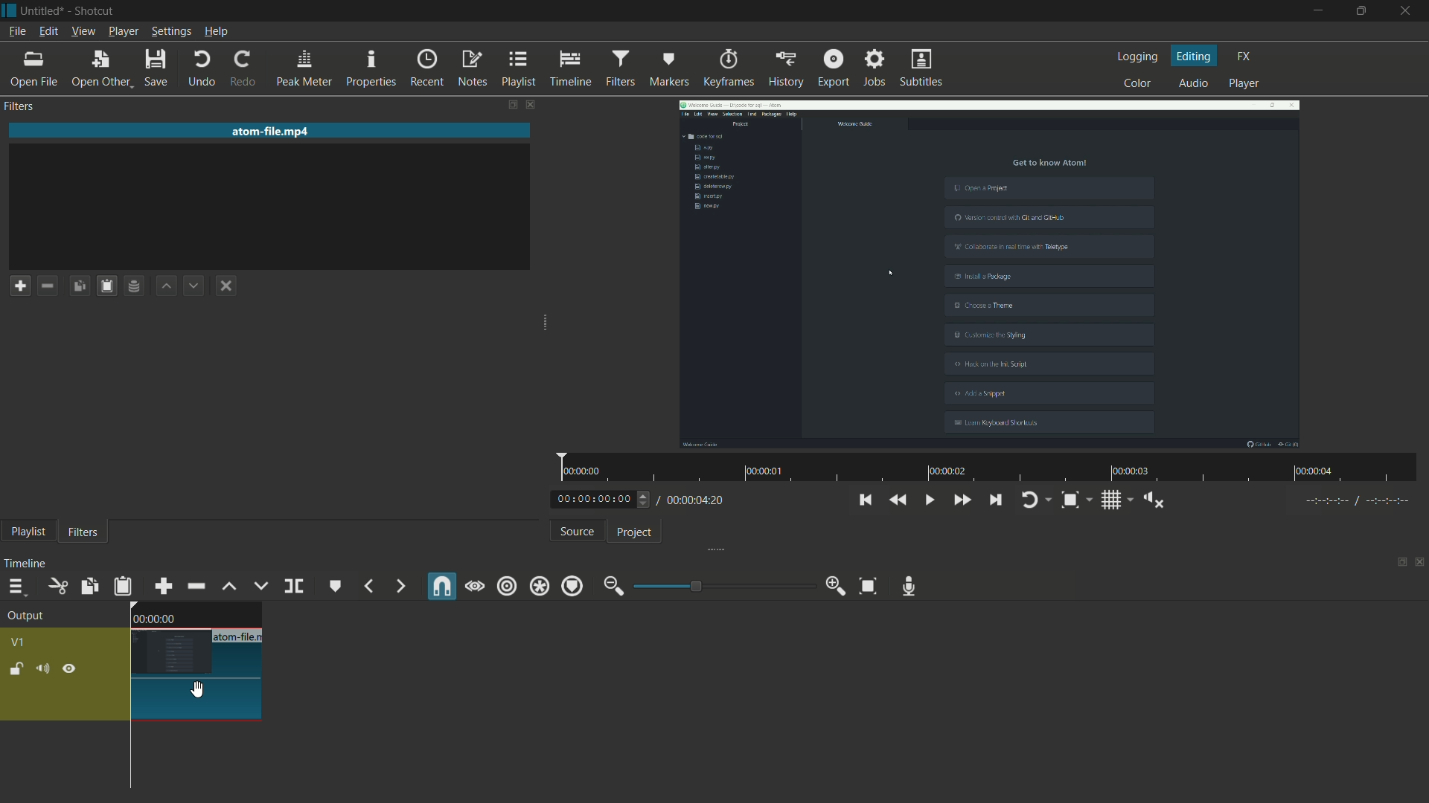  Describe the element at coordinates (124, 31) in the screenshot. I see `player menu` at that location.